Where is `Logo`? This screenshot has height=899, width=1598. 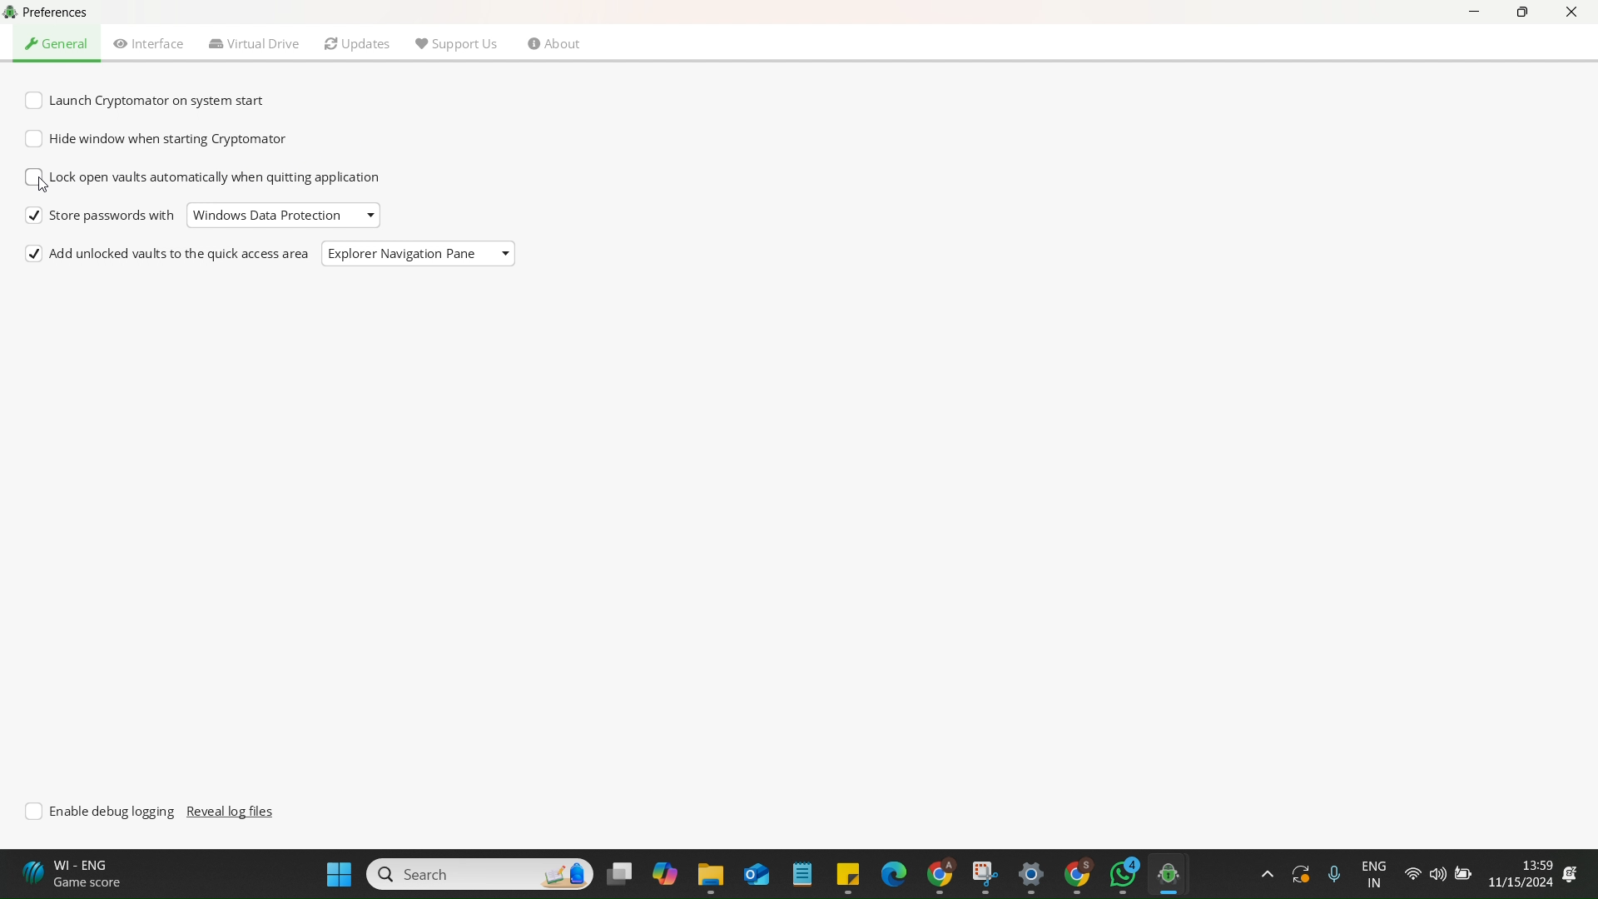 Logo is located at coordinates (12, 13).